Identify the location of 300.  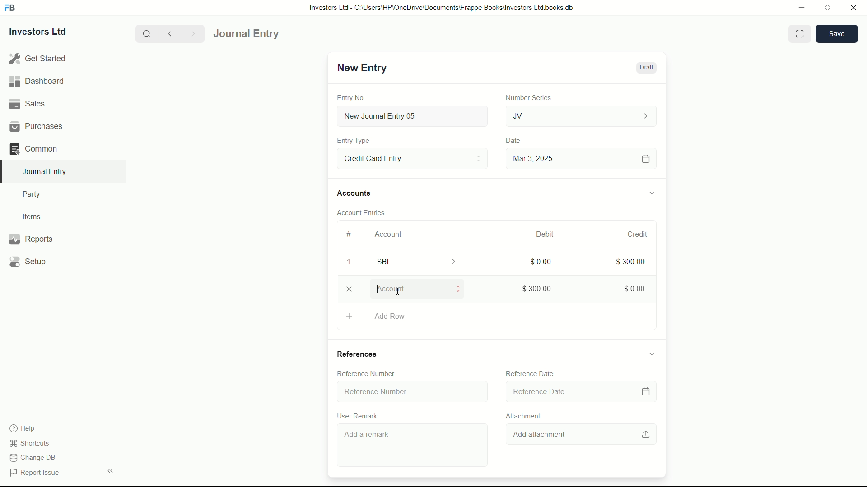
(604, 262).